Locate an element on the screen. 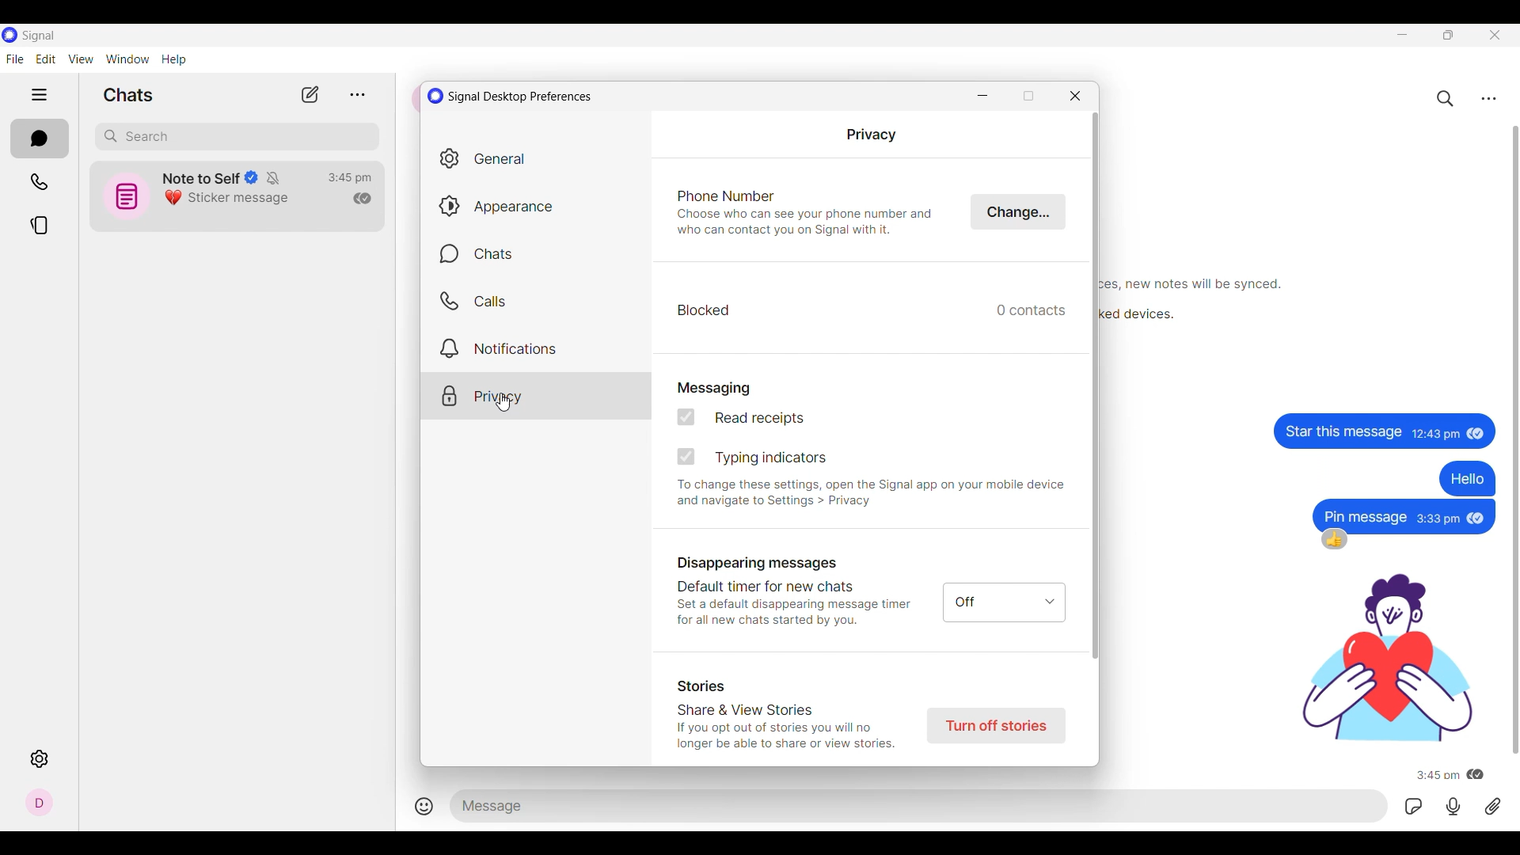 Image resolution: width=1520 pixels, height=855 pixels. Vertical slide bar is located at coordinates (1519, 439).